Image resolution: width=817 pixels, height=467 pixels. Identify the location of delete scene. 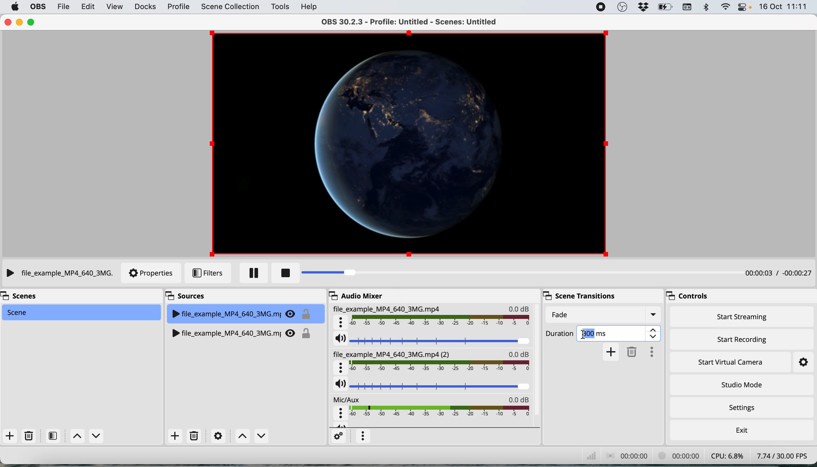
(29, 435).